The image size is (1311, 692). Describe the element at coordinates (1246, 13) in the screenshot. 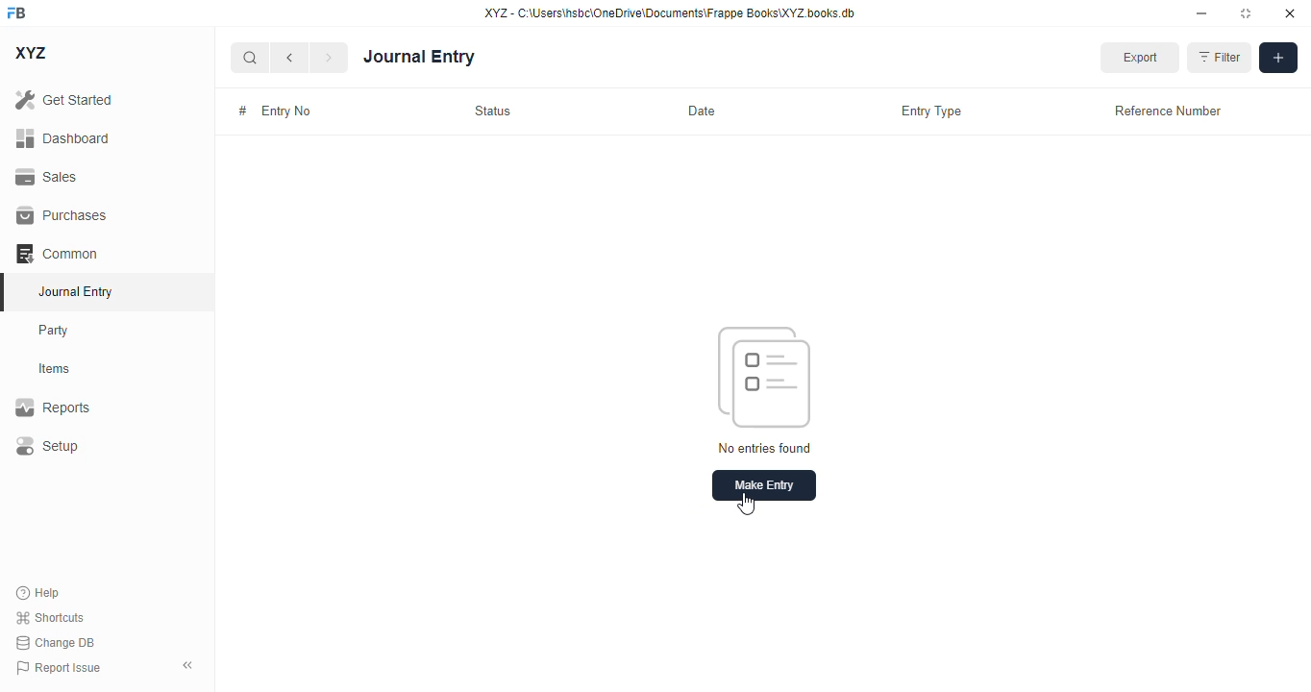

I see `toggle maximize` at that location.